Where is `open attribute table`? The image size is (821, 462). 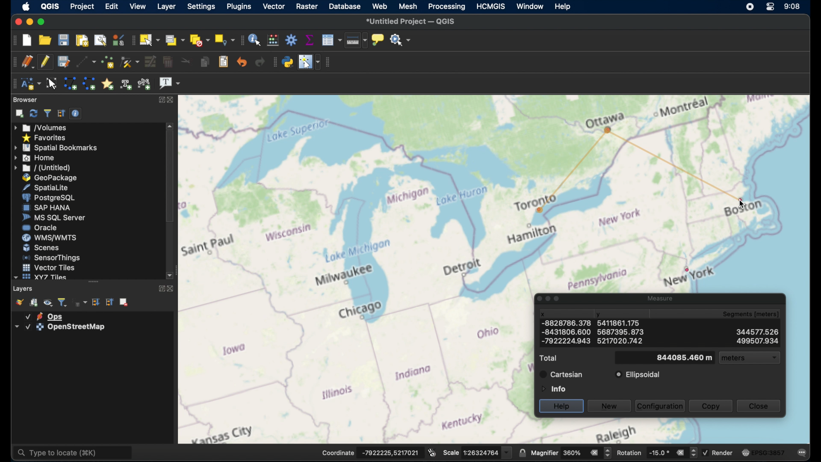
open attribute table is located at coordinates (332, 41).